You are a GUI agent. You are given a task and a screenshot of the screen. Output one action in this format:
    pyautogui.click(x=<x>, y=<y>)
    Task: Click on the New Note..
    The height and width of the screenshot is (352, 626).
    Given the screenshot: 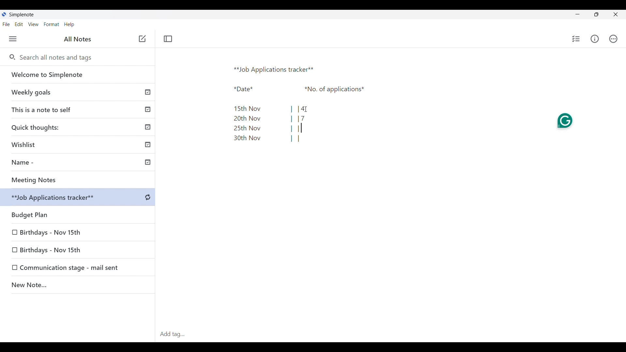 What is the action you would take?
    pyautogui.click(x=78, y=286)
    